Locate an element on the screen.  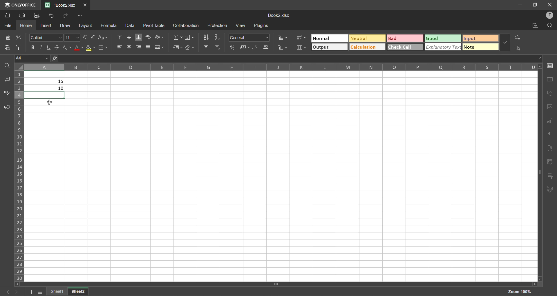
find is located at coordinates (8, 65).